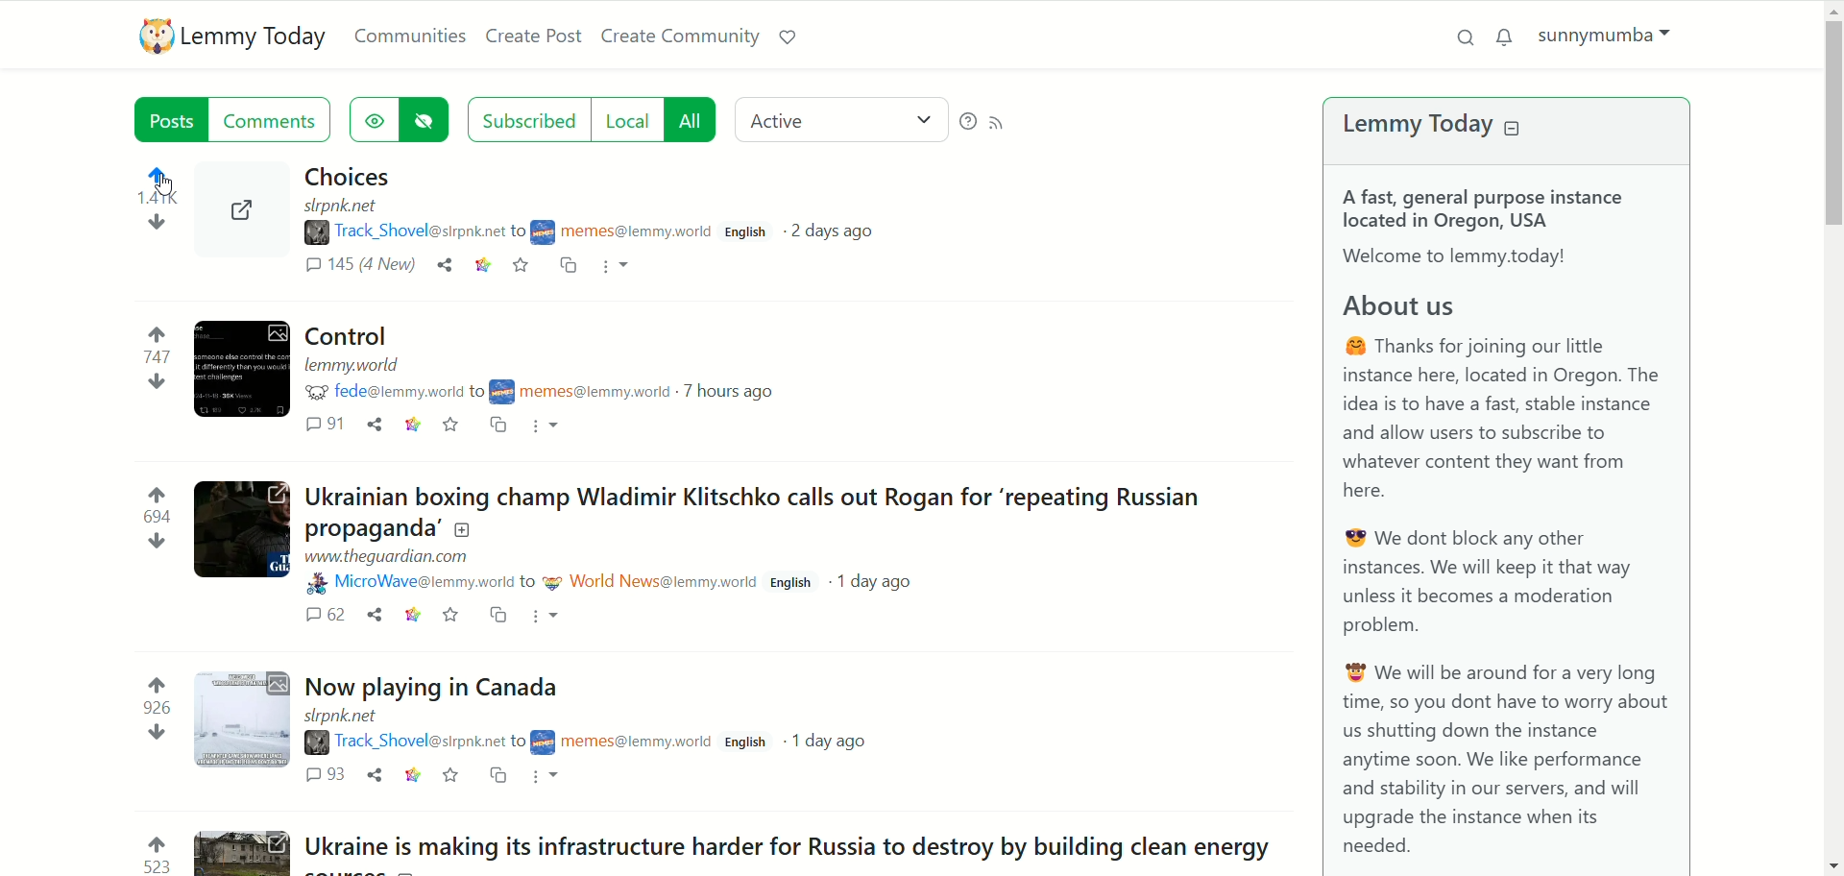  I want to click on ® We dont block any other instances. We will keep it that way unless it becomes a moderation problem., so click(1503, 584).